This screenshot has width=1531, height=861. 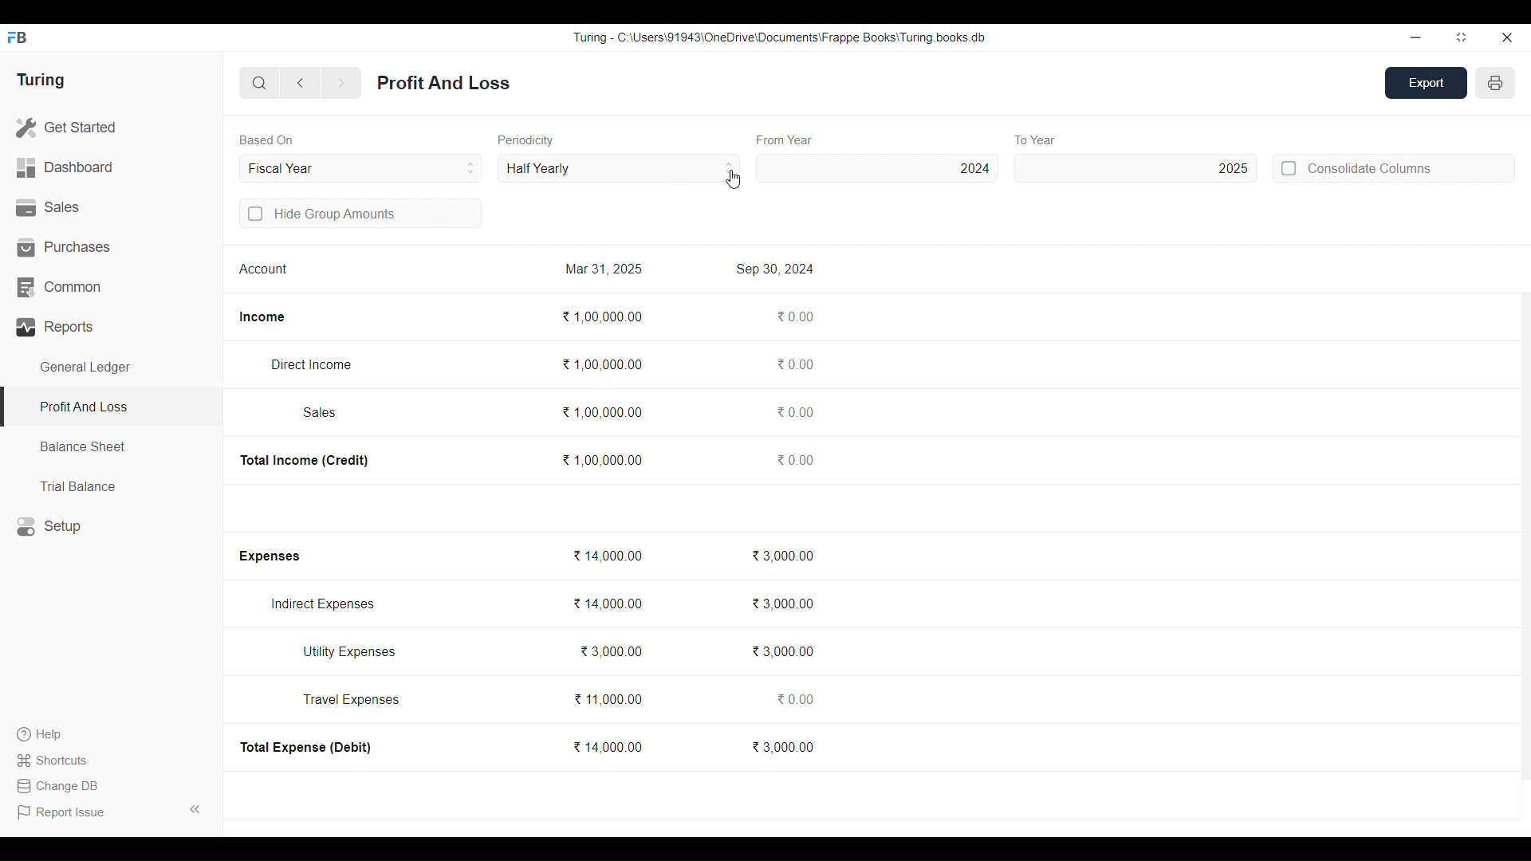 I want to click on Dashboard, so click(x=111, y=168).